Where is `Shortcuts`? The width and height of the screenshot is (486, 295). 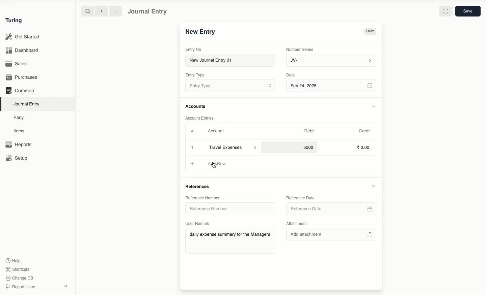
Shortcuts is located at coordinates (19, 269).